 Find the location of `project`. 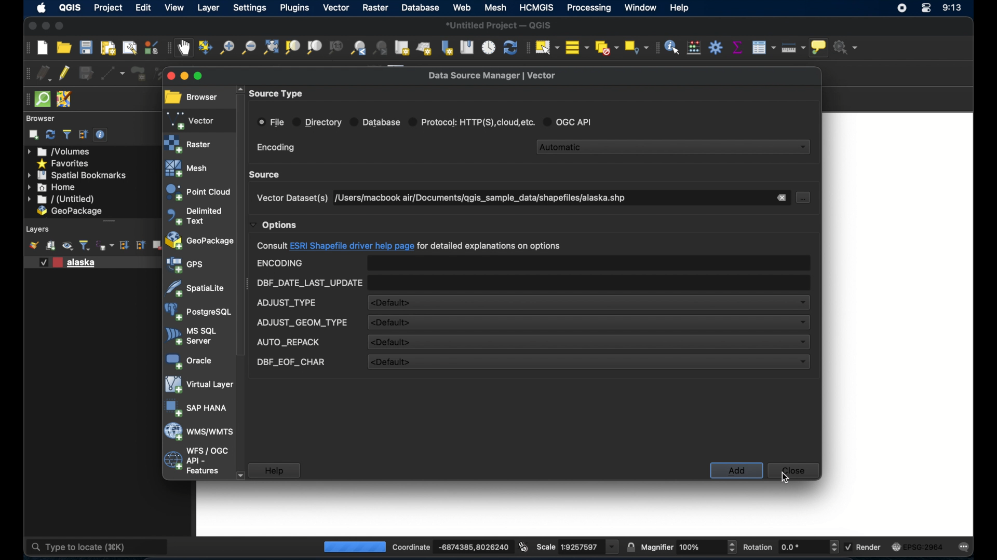

project is located at coordinates (109, 8).